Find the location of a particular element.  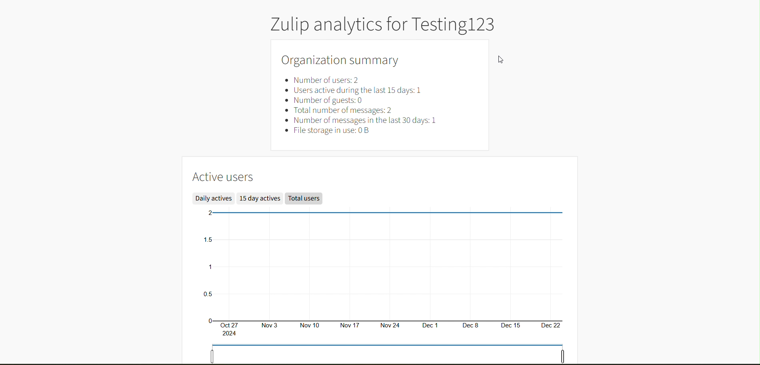

Organization summary is located at coordinates (376, 60).